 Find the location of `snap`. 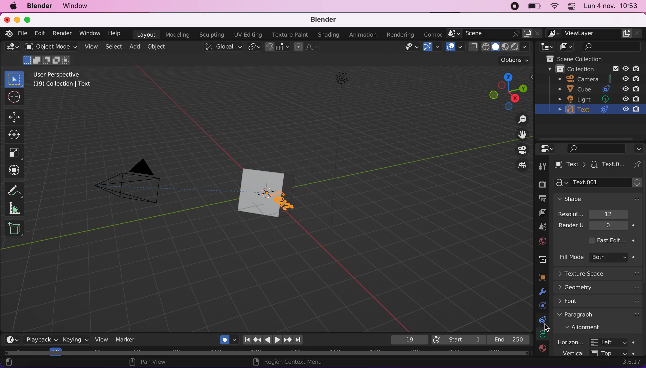

snap is located at coordinates (277, 47).